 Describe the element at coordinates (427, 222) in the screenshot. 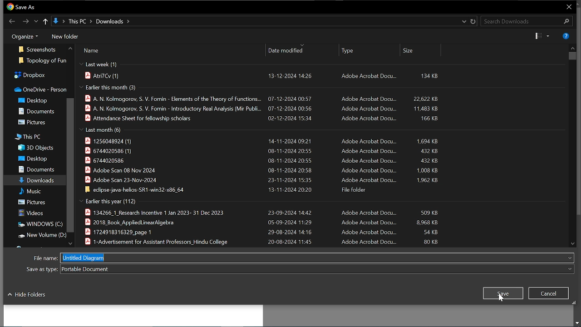

I see `8,968 KB` at that location.